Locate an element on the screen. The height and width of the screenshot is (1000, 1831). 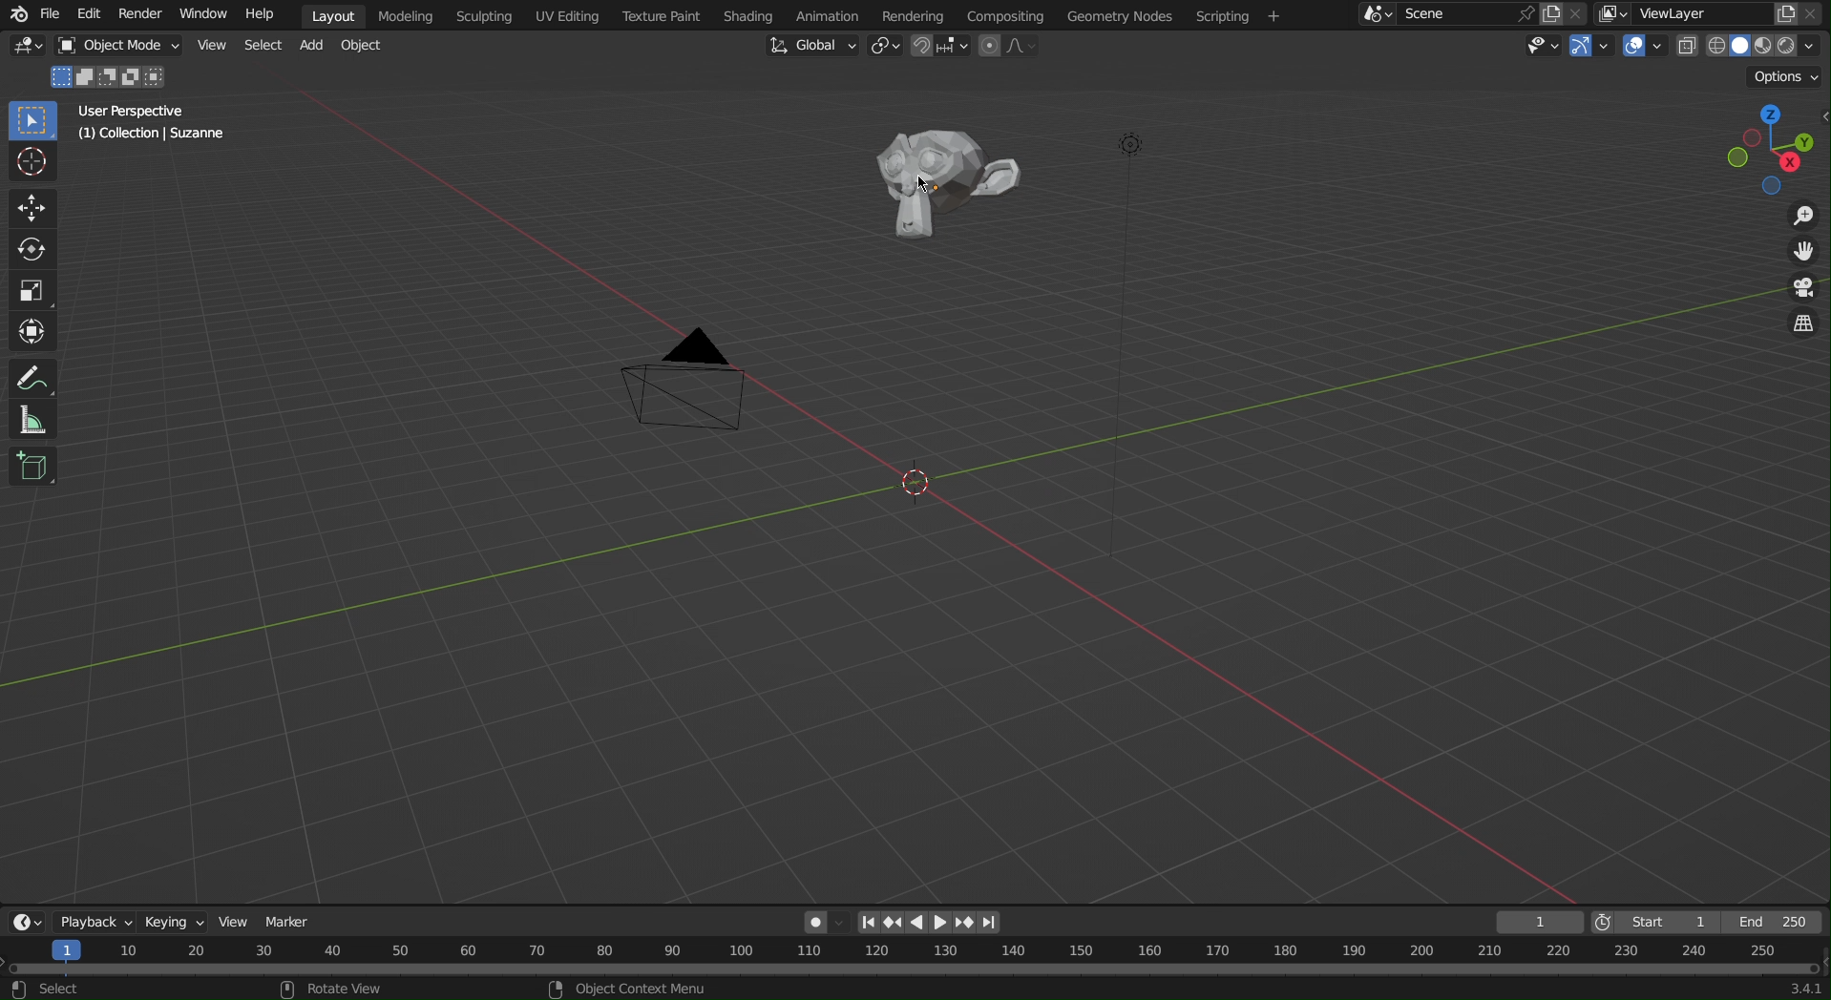
Object is located at coordinates (367, 50).